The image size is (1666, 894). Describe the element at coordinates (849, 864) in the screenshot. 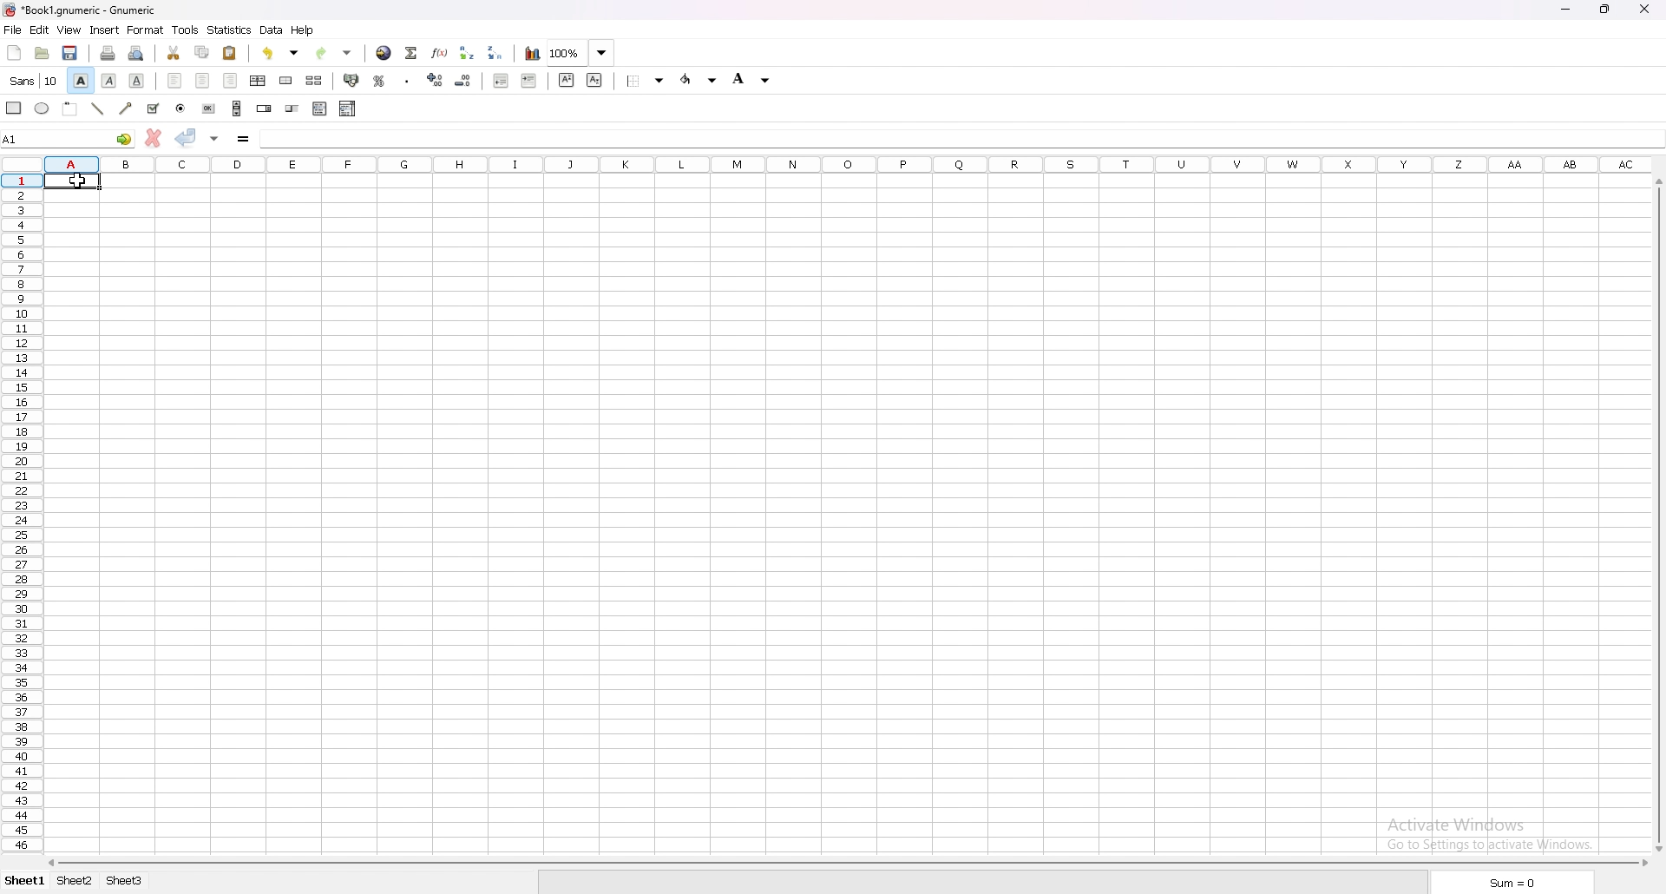

I see `scroll bar` at that location.